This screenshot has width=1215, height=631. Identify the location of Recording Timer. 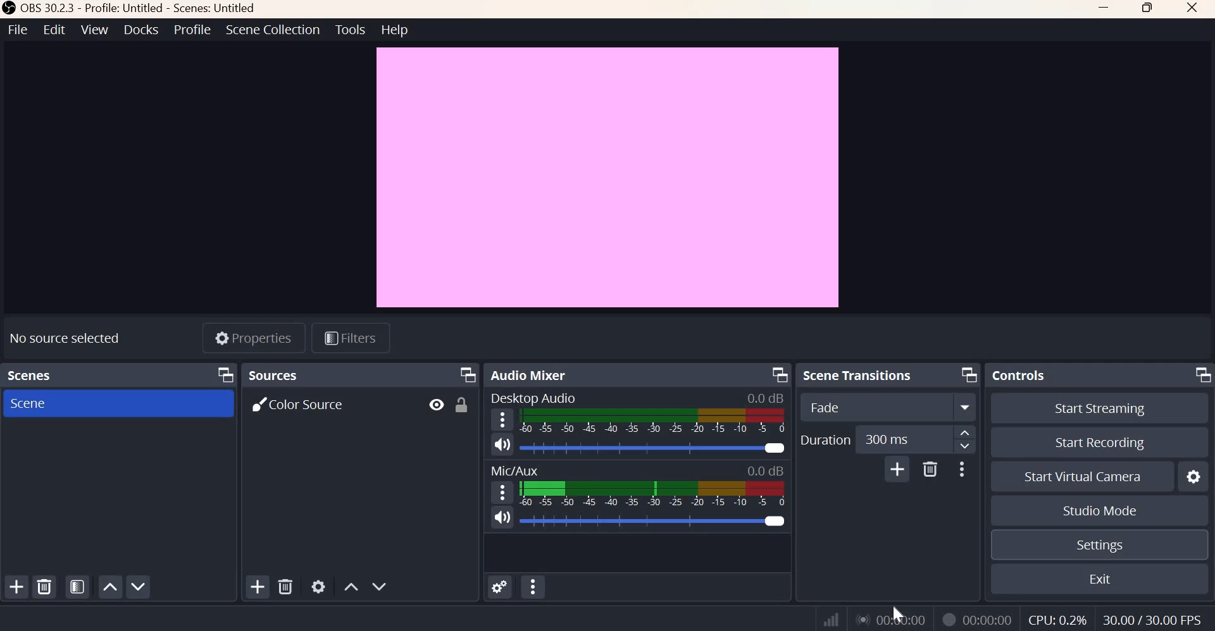
(987, 618).